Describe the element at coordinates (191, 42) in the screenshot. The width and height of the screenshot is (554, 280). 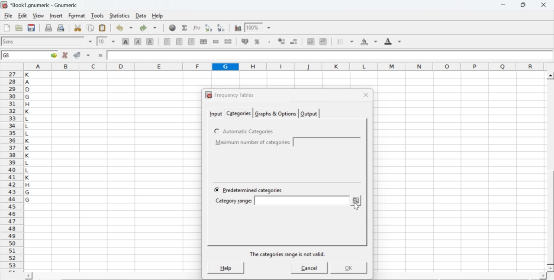
I see `align right` at that location.